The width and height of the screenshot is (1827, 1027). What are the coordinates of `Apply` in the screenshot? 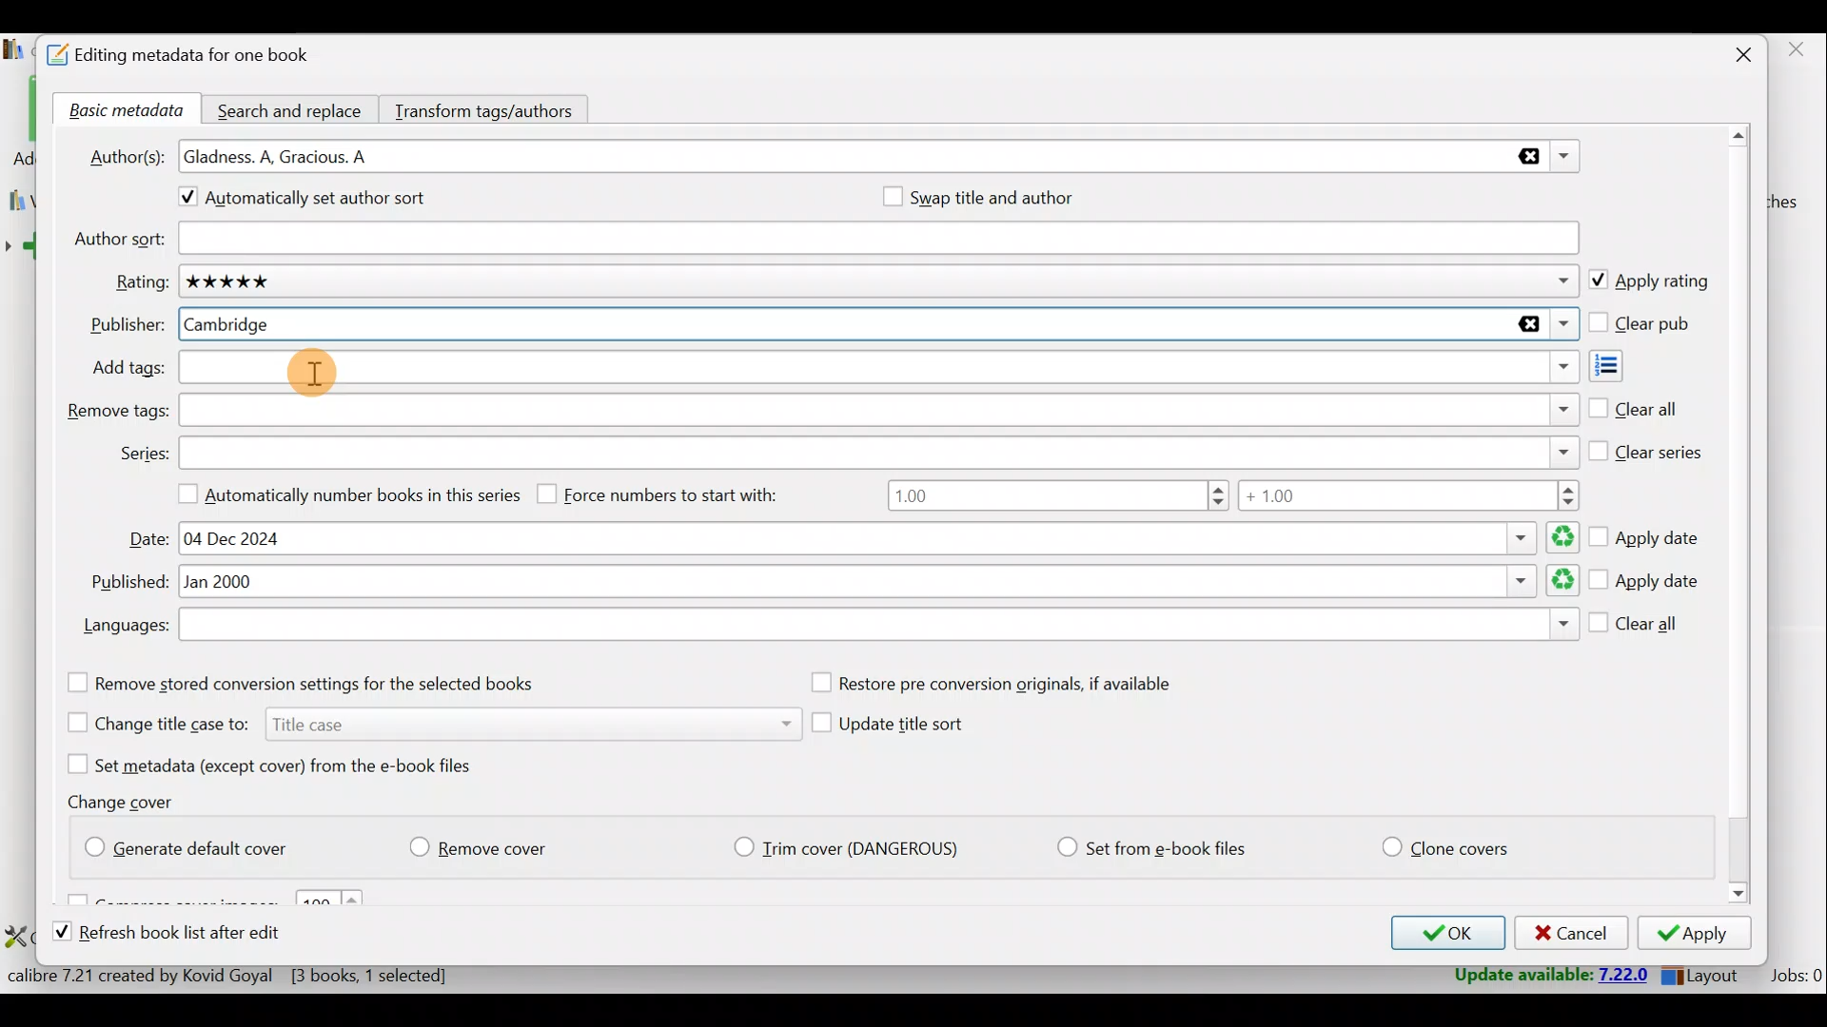 It's located at (1700, 936).